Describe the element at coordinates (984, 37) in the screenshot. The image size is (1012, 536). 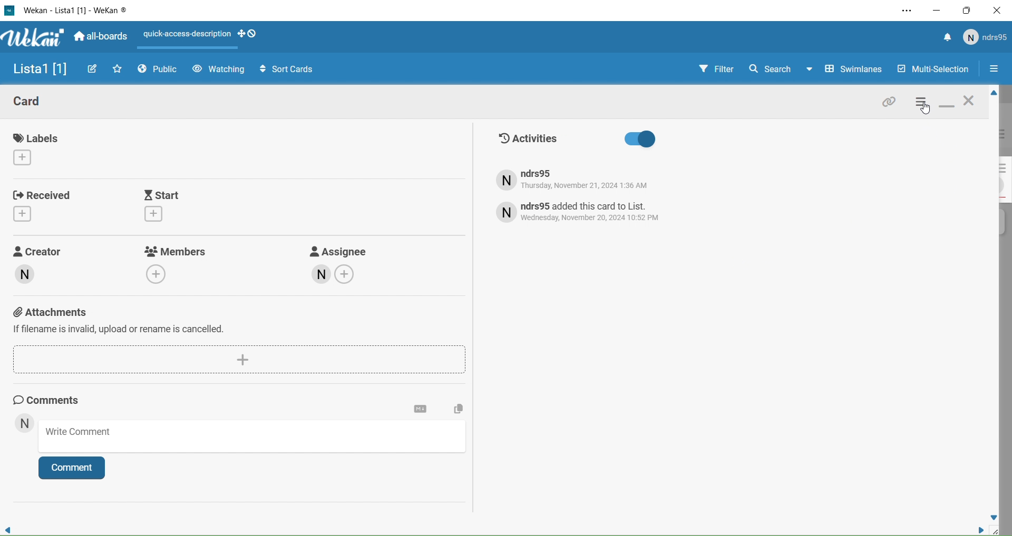
I see `User` at that location.